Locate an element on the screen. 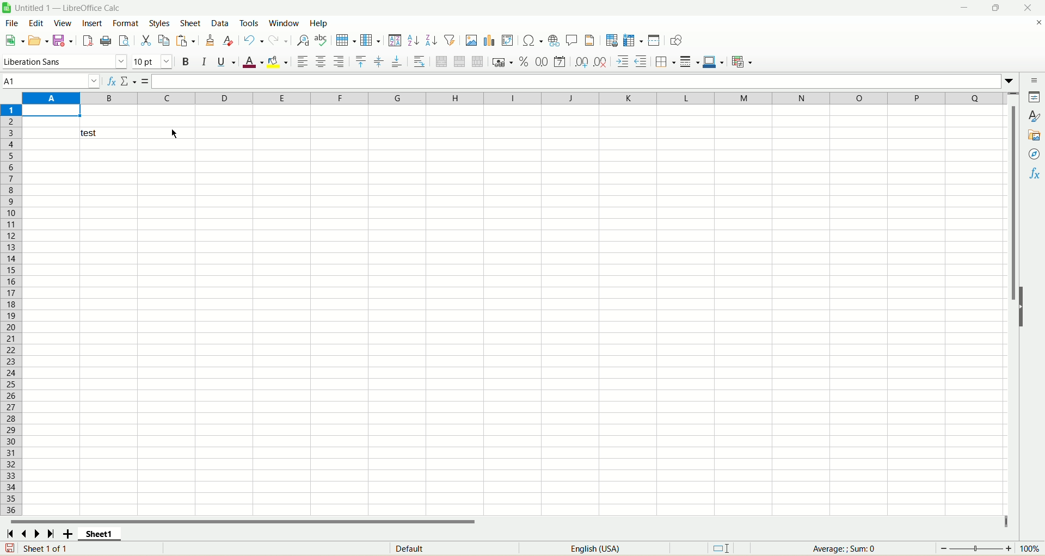 The height and width of the screenshot is (556, 1045). styles is located at coordinates (161, 23).